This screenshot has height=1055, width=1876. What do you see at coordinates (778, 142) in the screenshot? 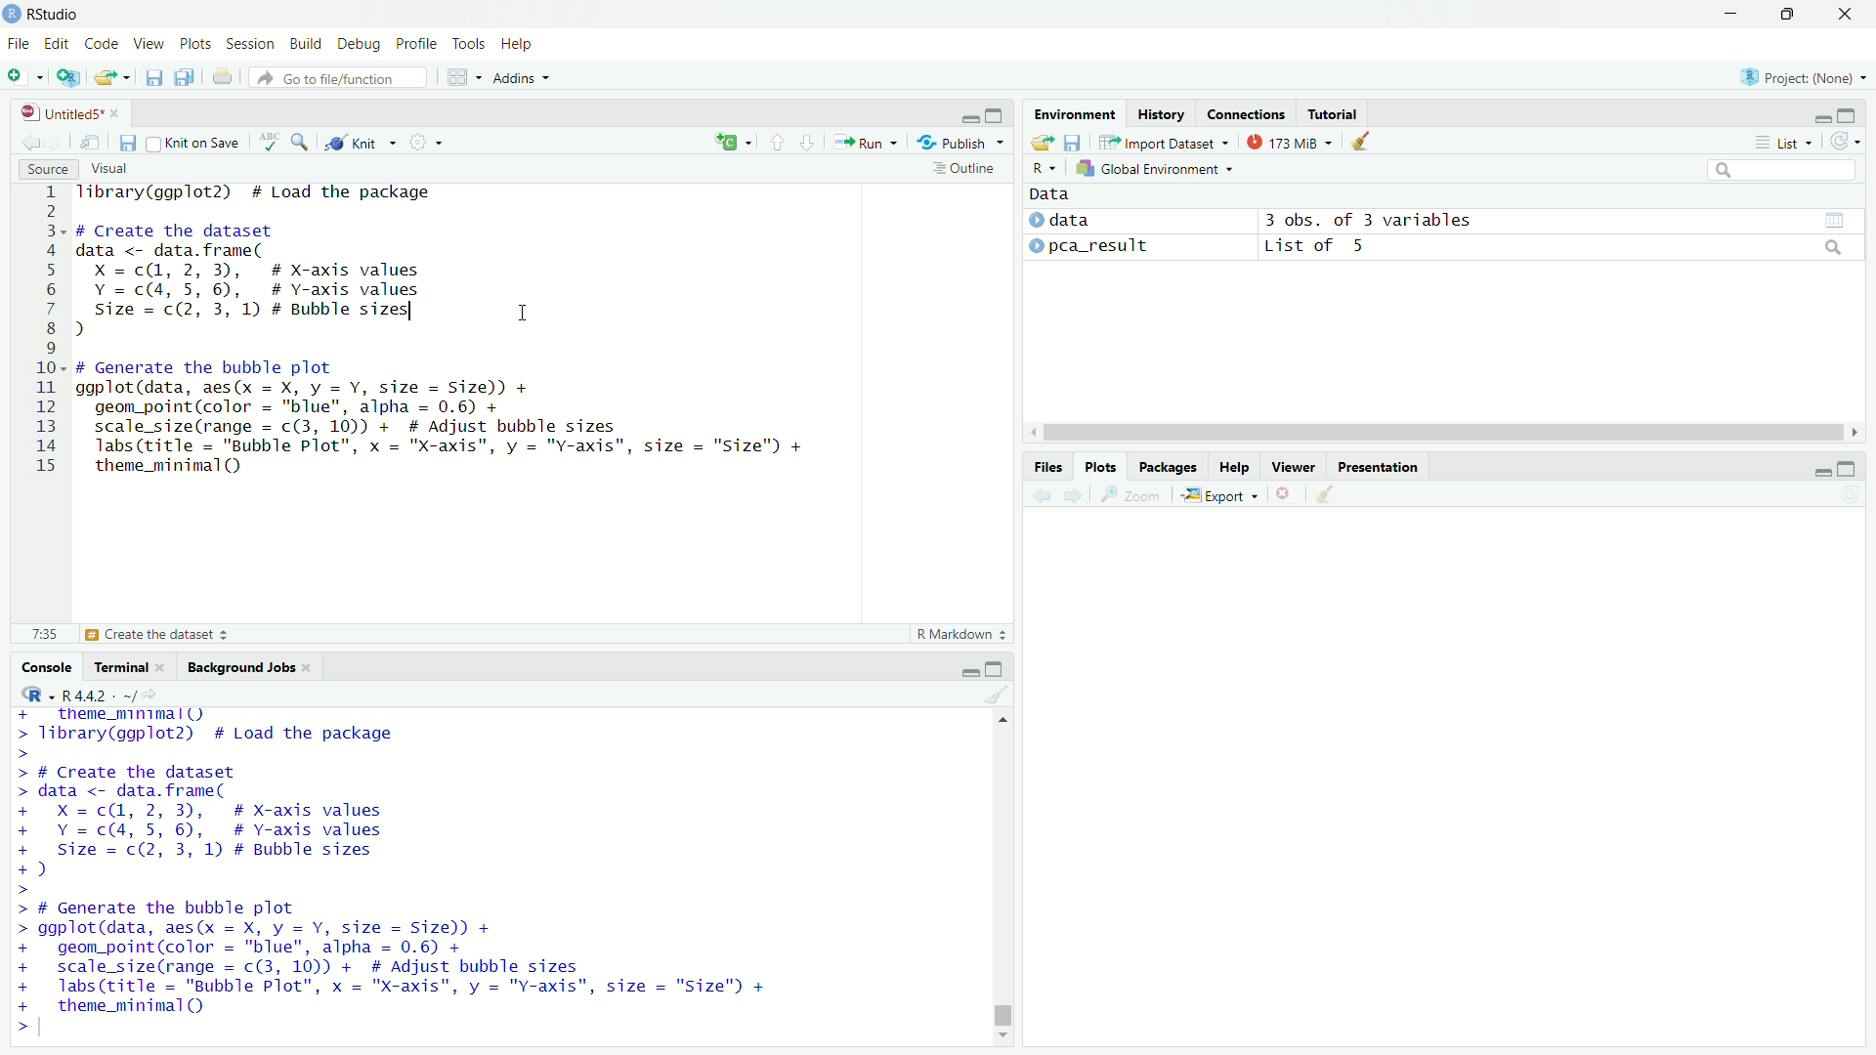
I see `go to previous section` at bounding box center [778, 142].